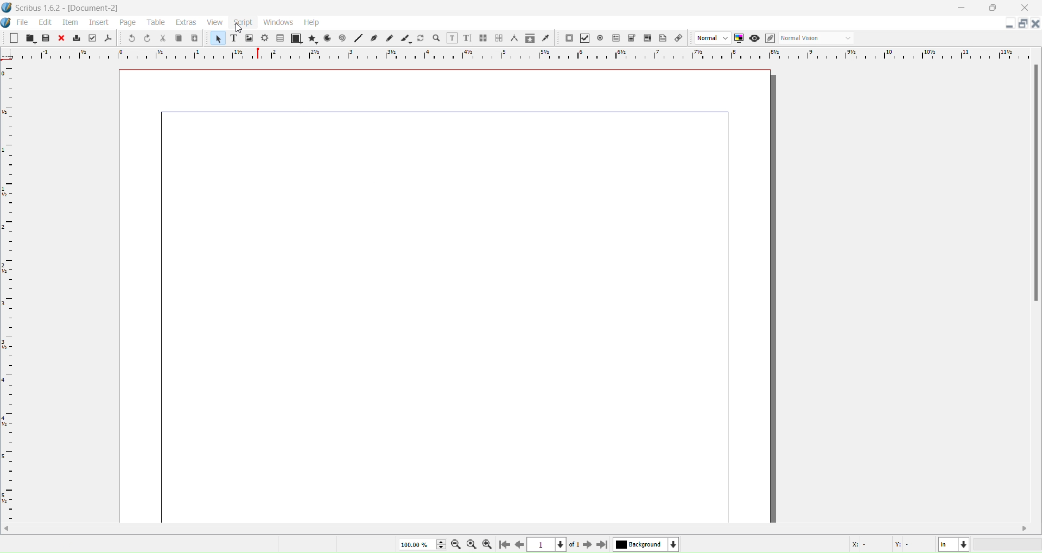 Image resolution: width=1042 pixels, height=553 pixels. Describe the element at coordinates (503, 545) in the screenshot. I see `Go to the first page` at that location.